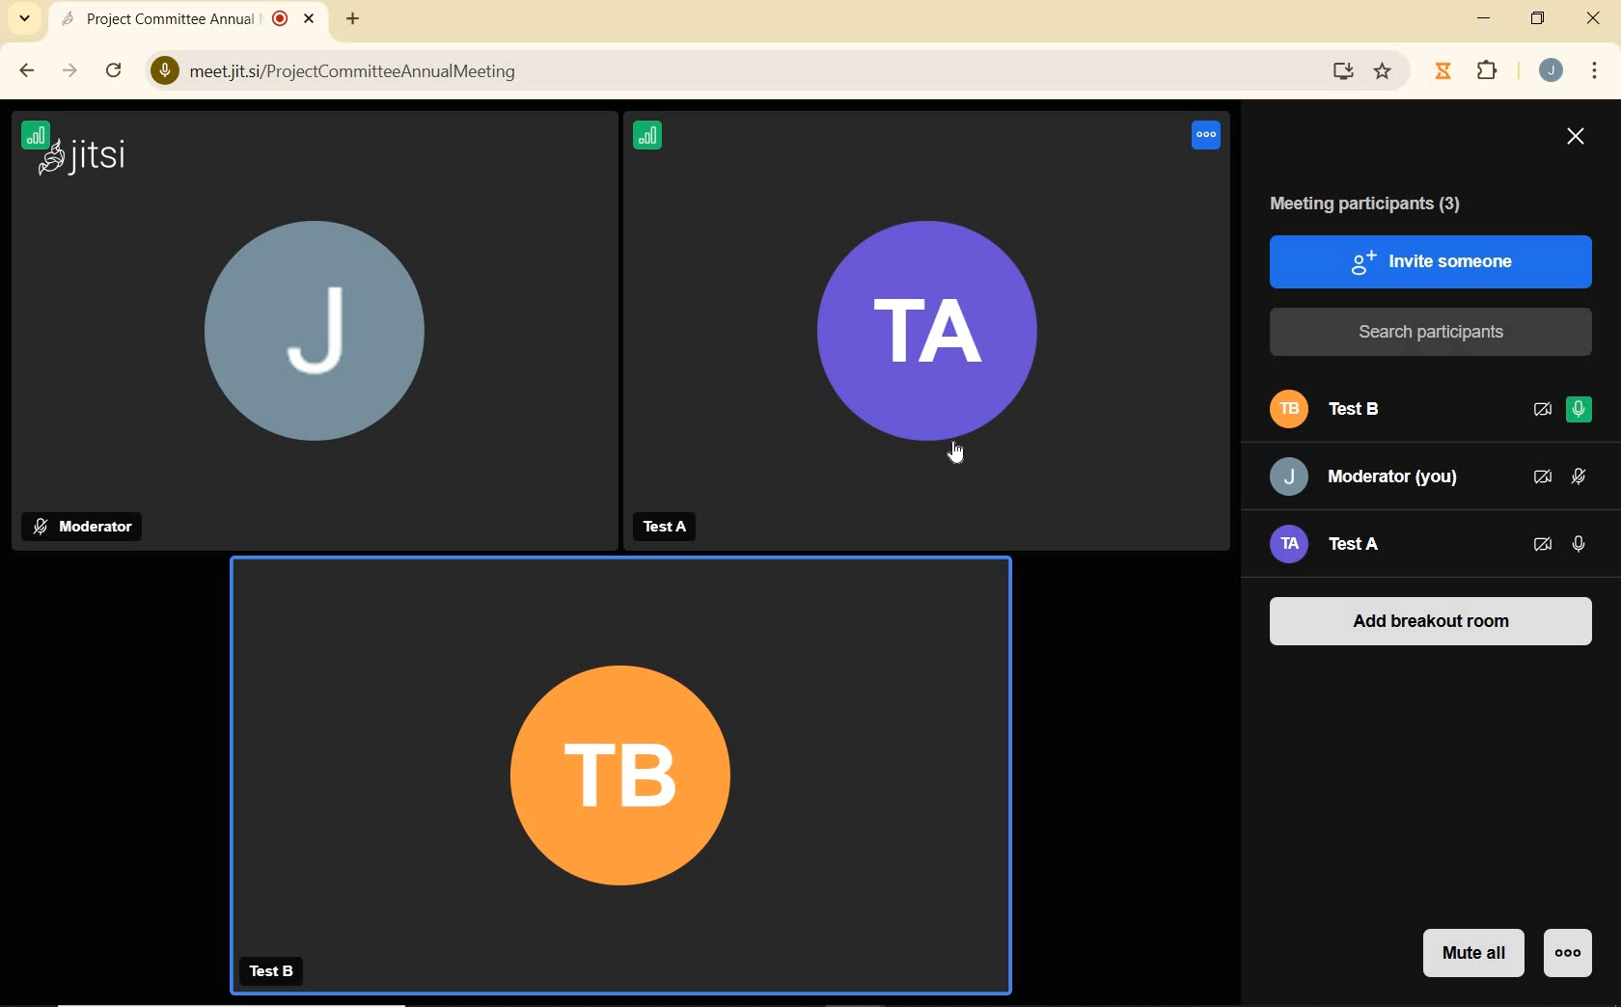 Image resolution: width=1621 pixels, height=1007 pixels. Describe the element at coordinates (1385, 68) in the screenshot. I see `Favorite` at that location.